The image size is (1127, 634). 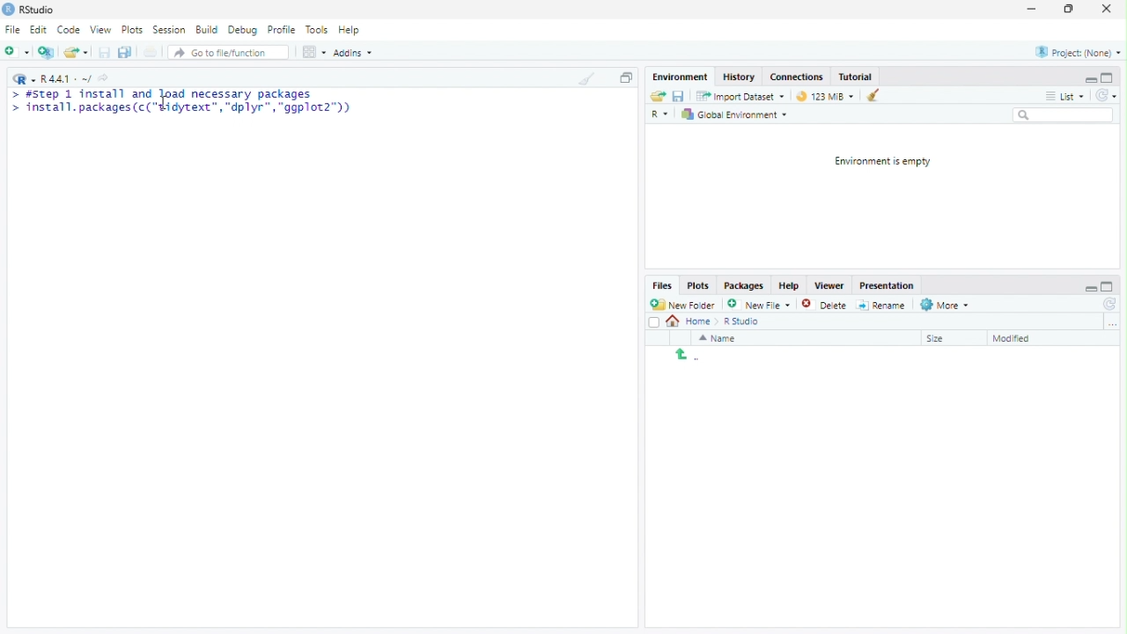 I want to click on Open, so click(x=75, y=52).